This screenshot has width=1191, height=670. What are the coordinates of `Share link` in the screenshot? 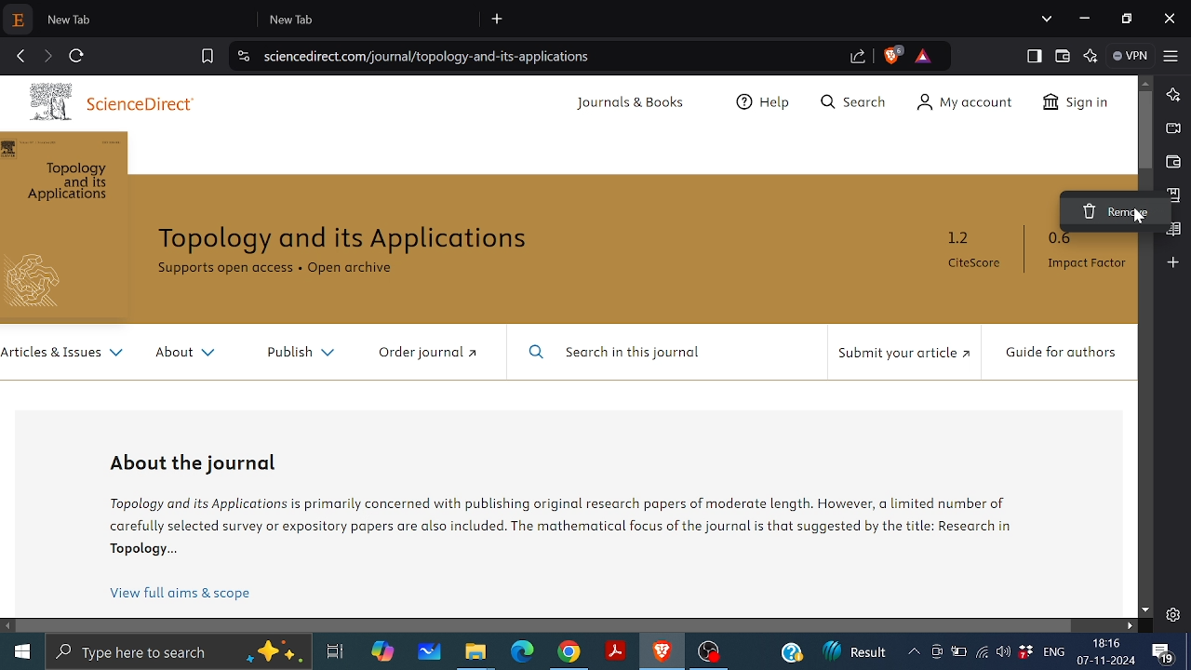 It's located at (858, 58).